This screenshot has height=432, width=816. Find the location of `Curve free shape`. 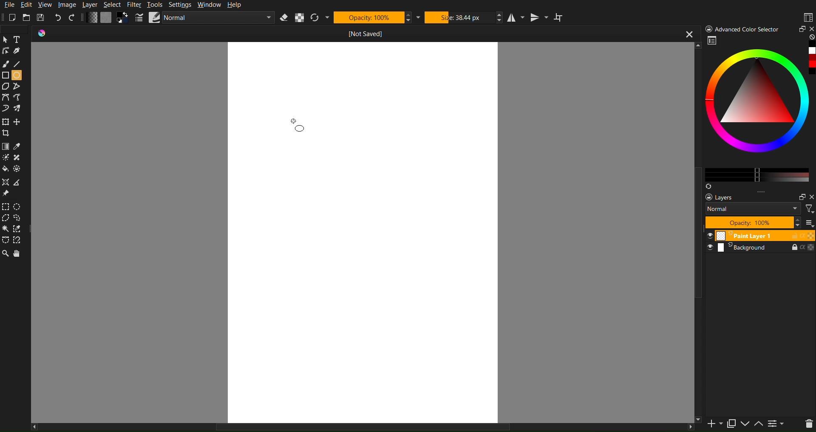

Curve free shape is located at coordinates (18, 108).